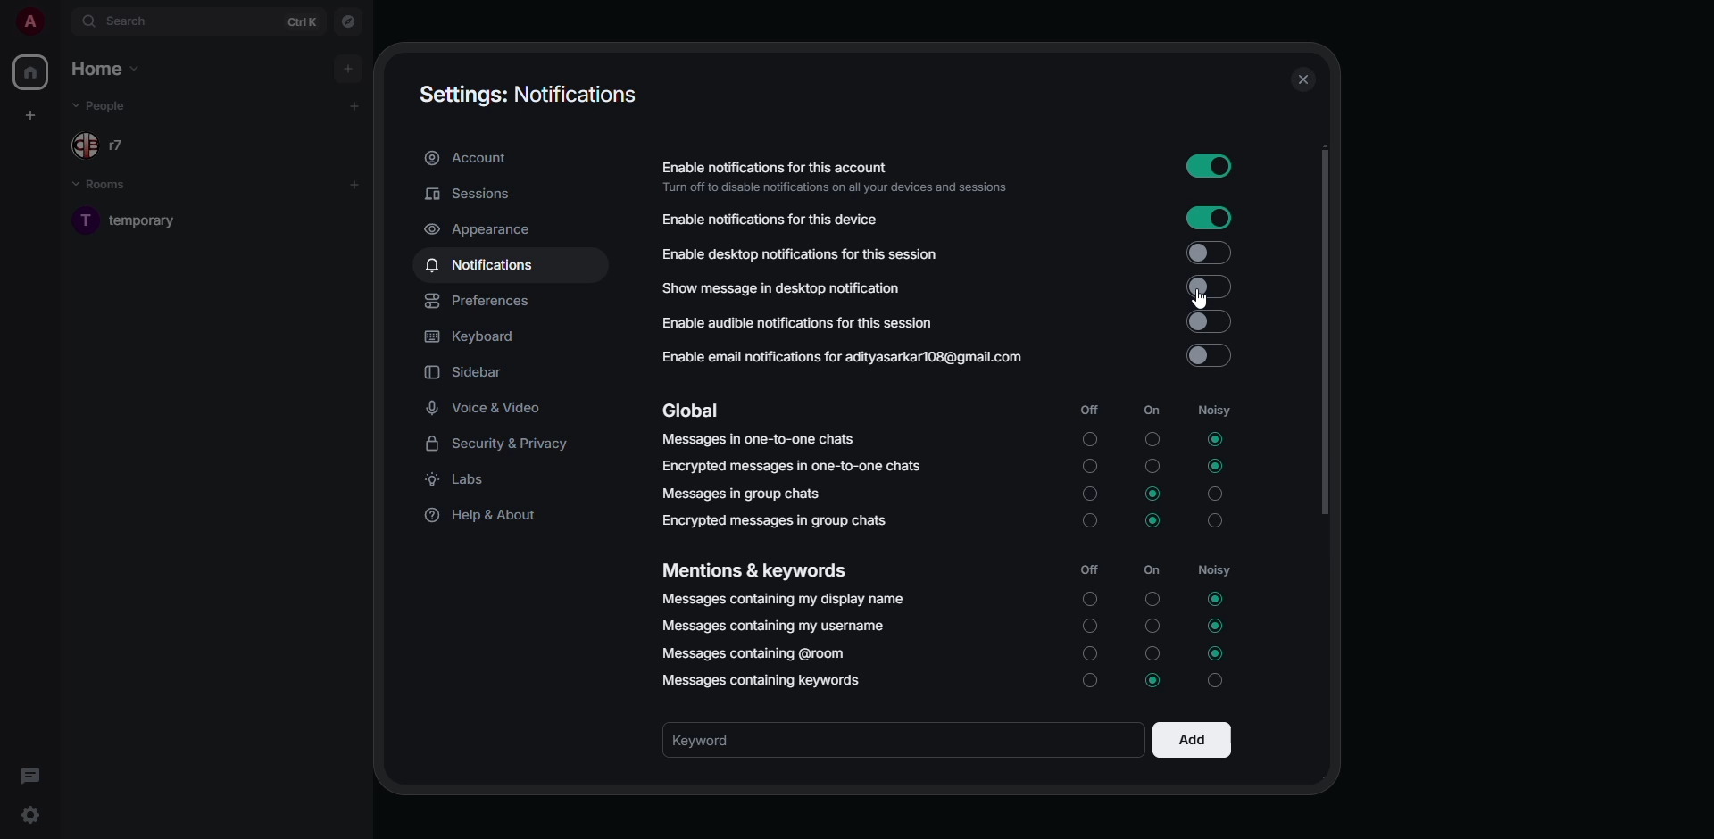 The height and width of the screenshot is (839, 1714). Describe the element at coordinates (771, 520) in the screenshot. I see `encrypted messages in group chat` at that location.